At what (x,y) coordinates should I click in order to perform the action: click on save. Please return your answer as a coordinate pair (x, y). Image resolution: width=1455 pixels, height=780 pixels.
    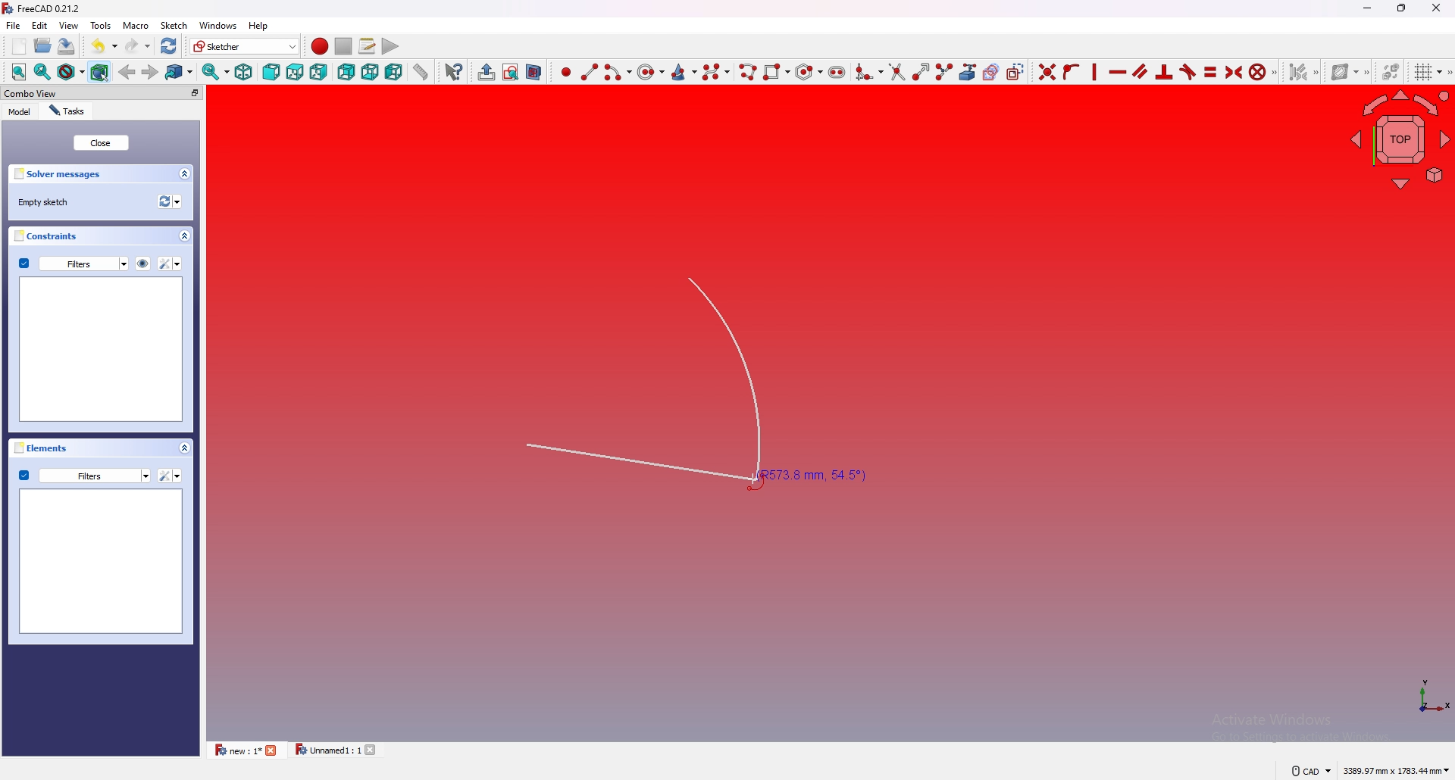
    Looking at the image, I should click on (65, 45).